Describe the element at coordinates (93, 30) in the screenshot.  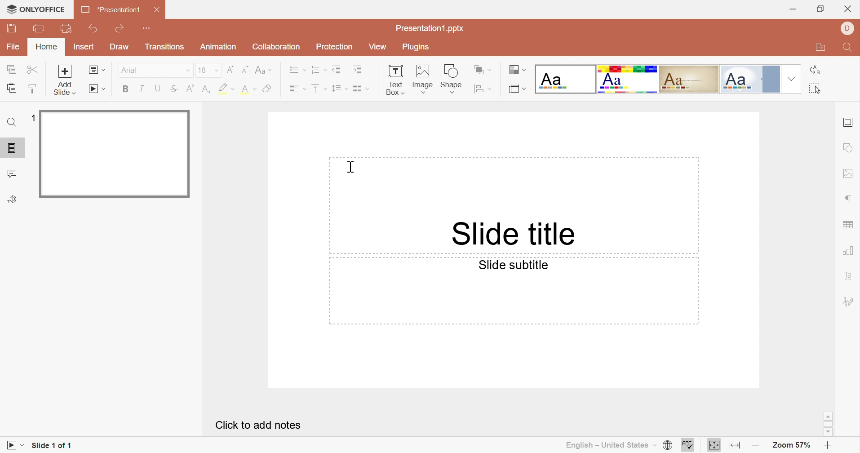
I see `Undo` at that location.